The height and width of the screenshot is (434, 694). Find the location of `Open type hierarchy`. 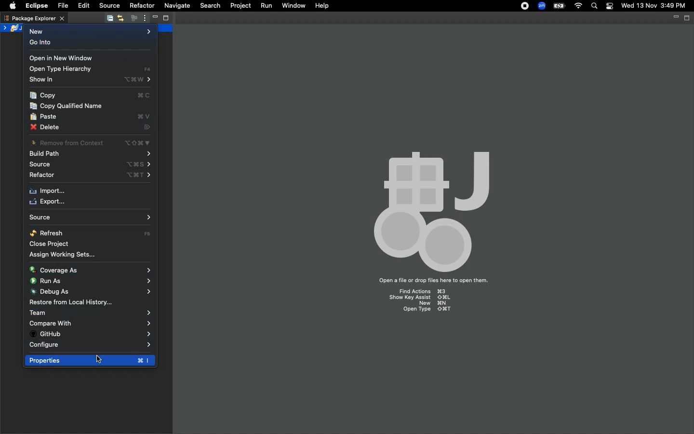

Open type hierarchy is located at coordinates (90, 69).